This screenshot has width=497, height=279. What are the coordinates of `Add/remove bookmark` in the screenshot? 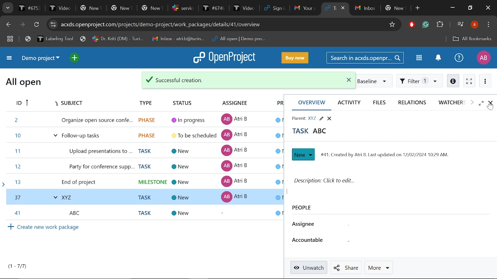 It's located at (391, 25).